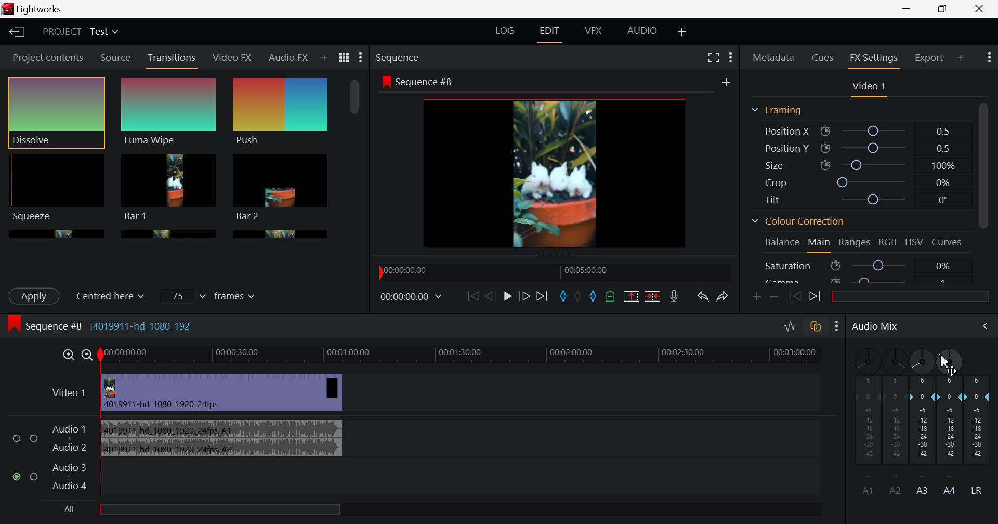  Describe the element at coordinates (543, 297) in the screenshot. I see `To End` at that location.